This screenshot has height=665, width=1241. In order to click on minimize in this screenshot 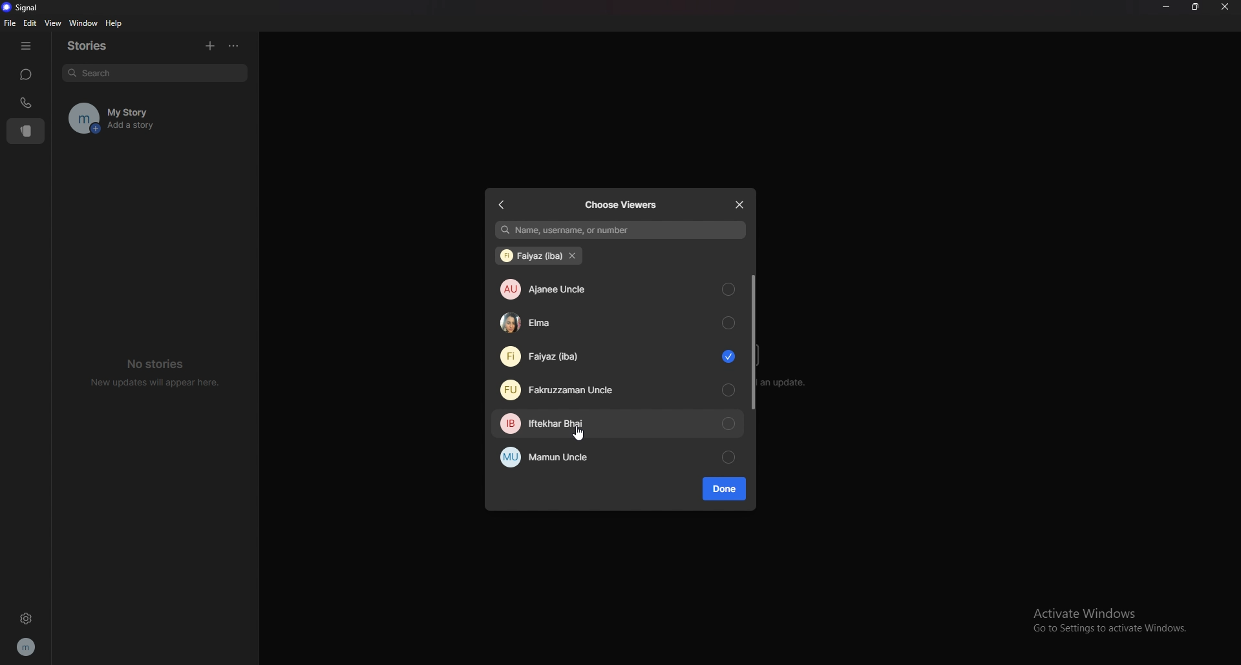, I will do `click(1166, 7)`.